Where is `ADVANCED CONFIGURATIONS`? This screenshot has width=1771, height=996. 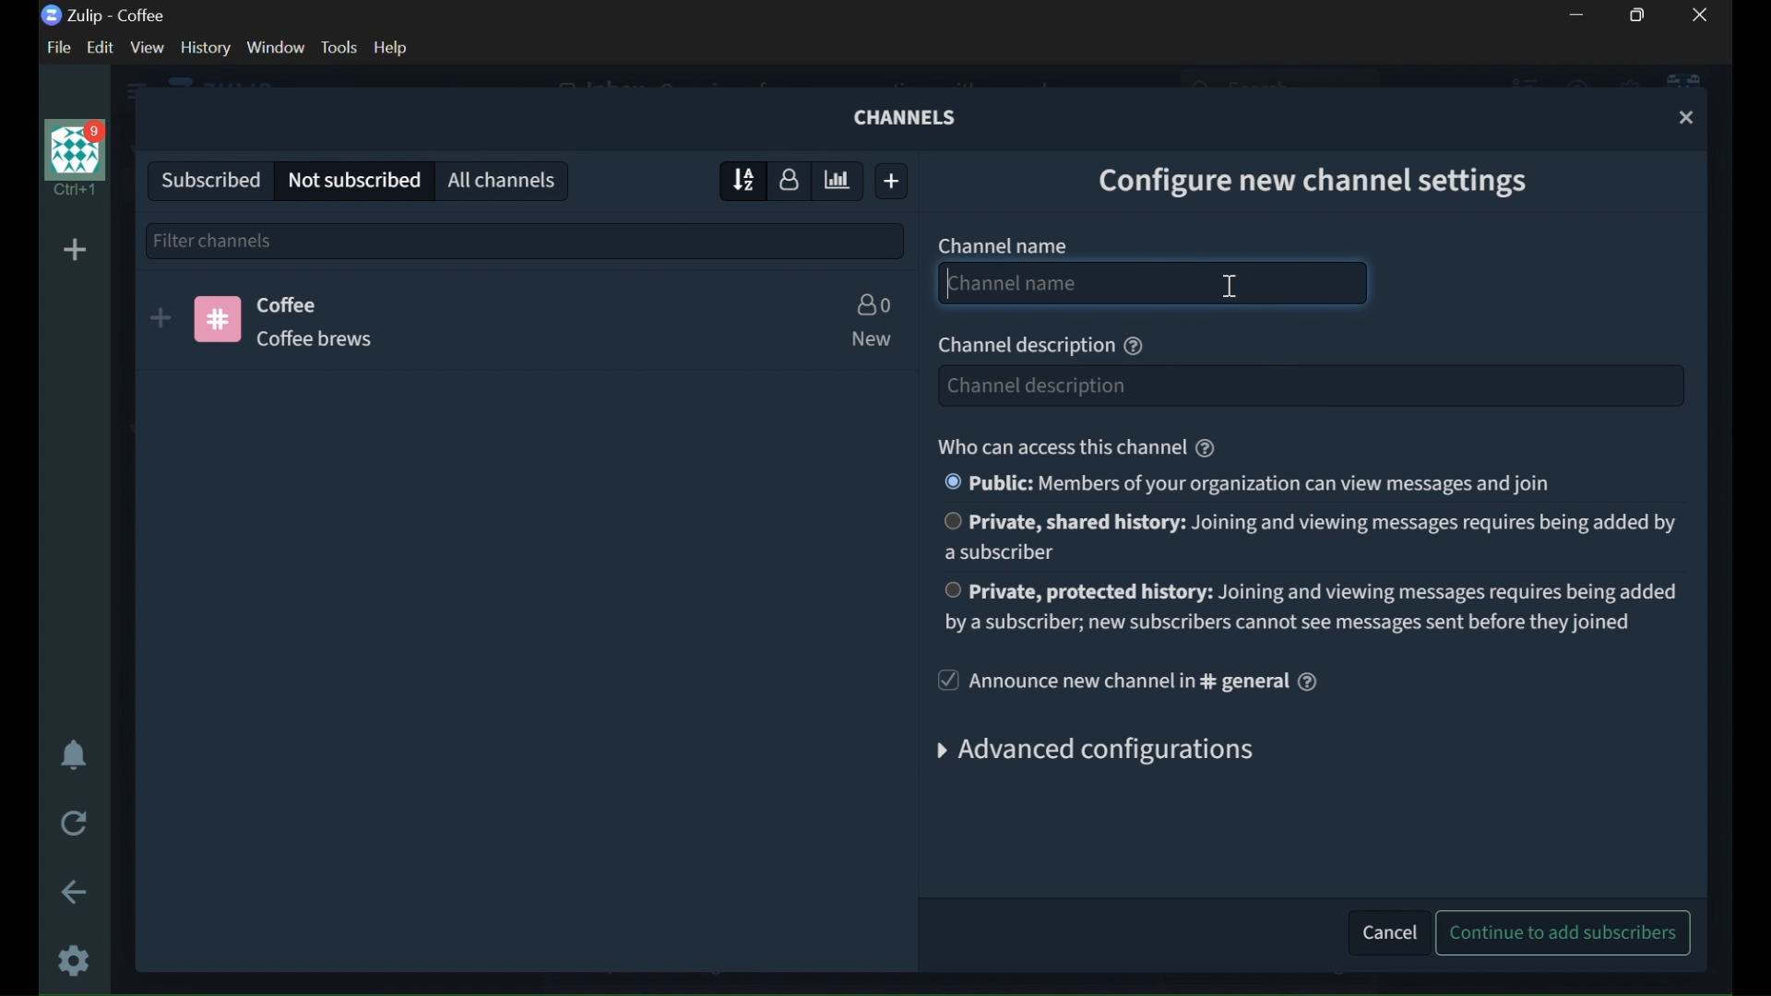
ADVANCED CONFIGURATIONS is located at coordinates (1108, 754).